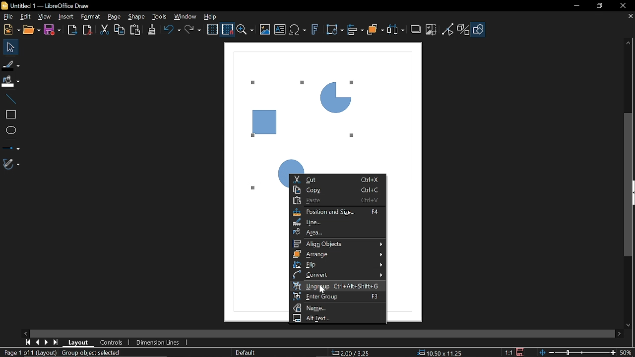  I want to click on Clone, so click(152, 30).